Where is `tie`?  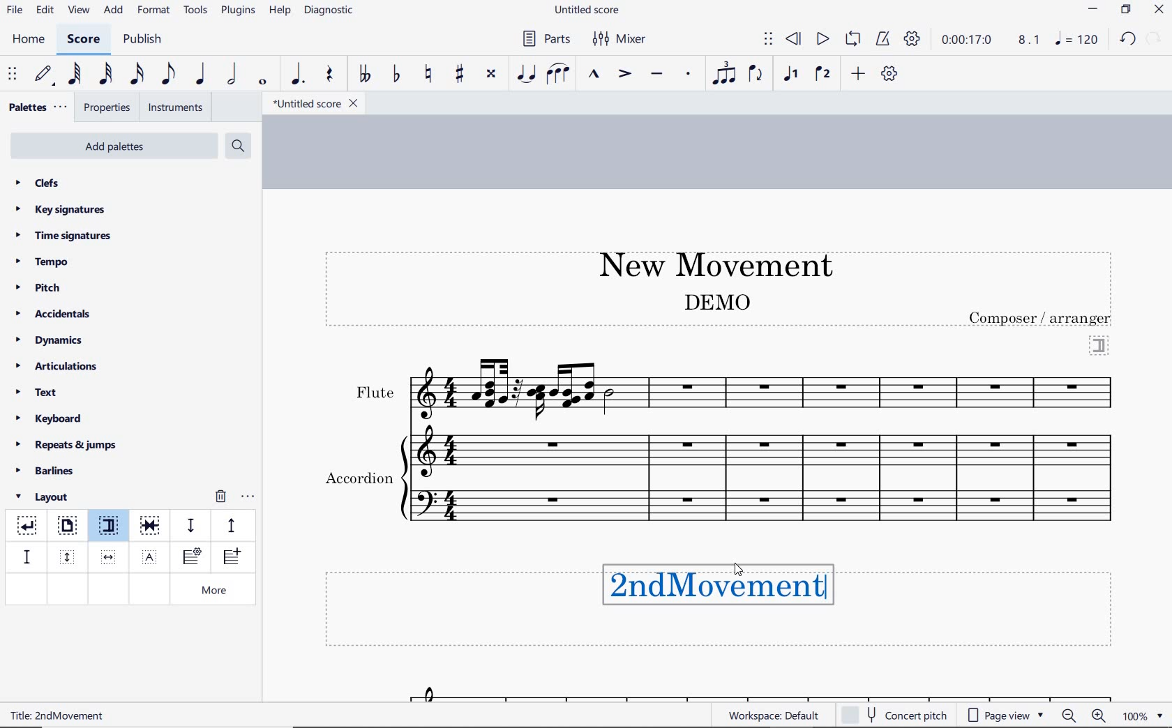 tie is located at coordinates (527, 75).